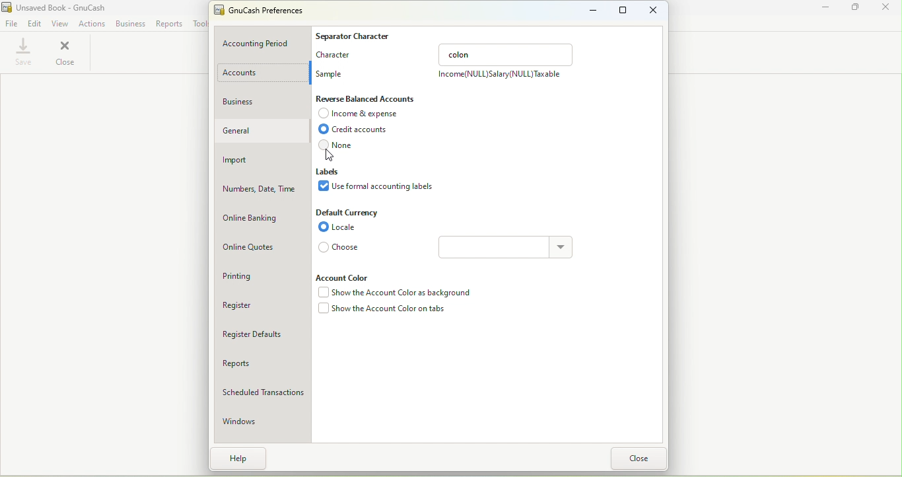 This screenshot has width=902, height=477. Describe the element at coordinates (859, 10) in the screenshot. I see `Maximize` at that location.